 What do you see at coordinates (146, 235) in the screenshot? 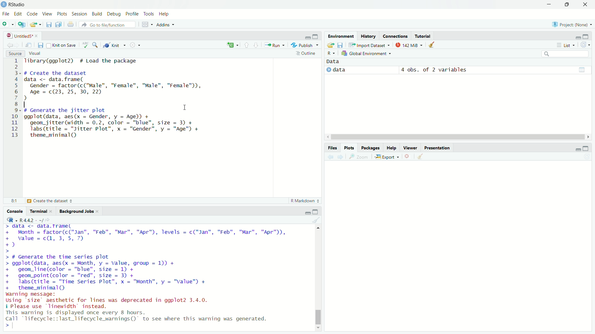
I see `month data` at bounding box center [146, 235].